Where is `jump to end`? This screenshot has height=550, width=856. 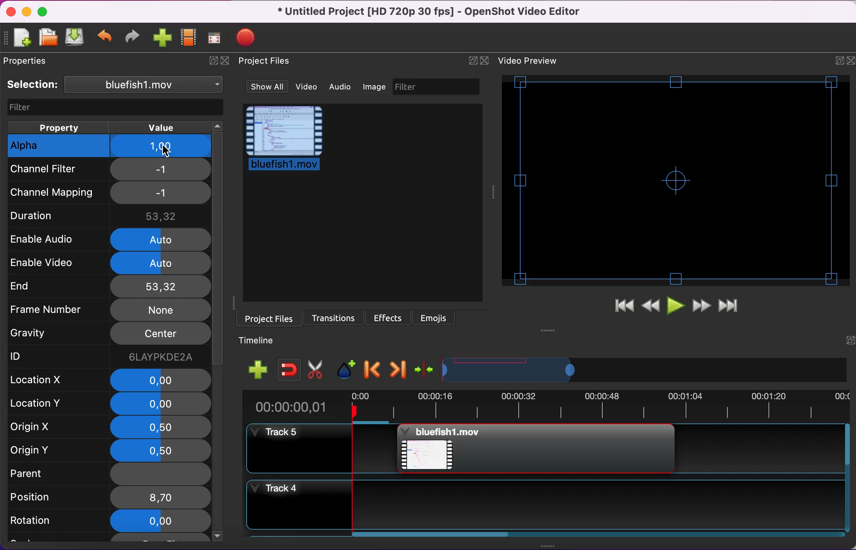
jump to end is located at coordinates (734, 305).